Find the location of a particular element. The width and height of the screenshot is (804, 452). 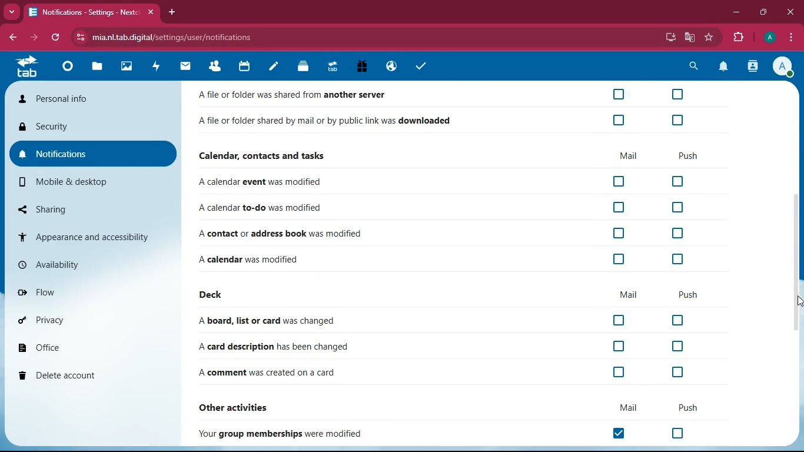

search is located at coordinates (691, 67).